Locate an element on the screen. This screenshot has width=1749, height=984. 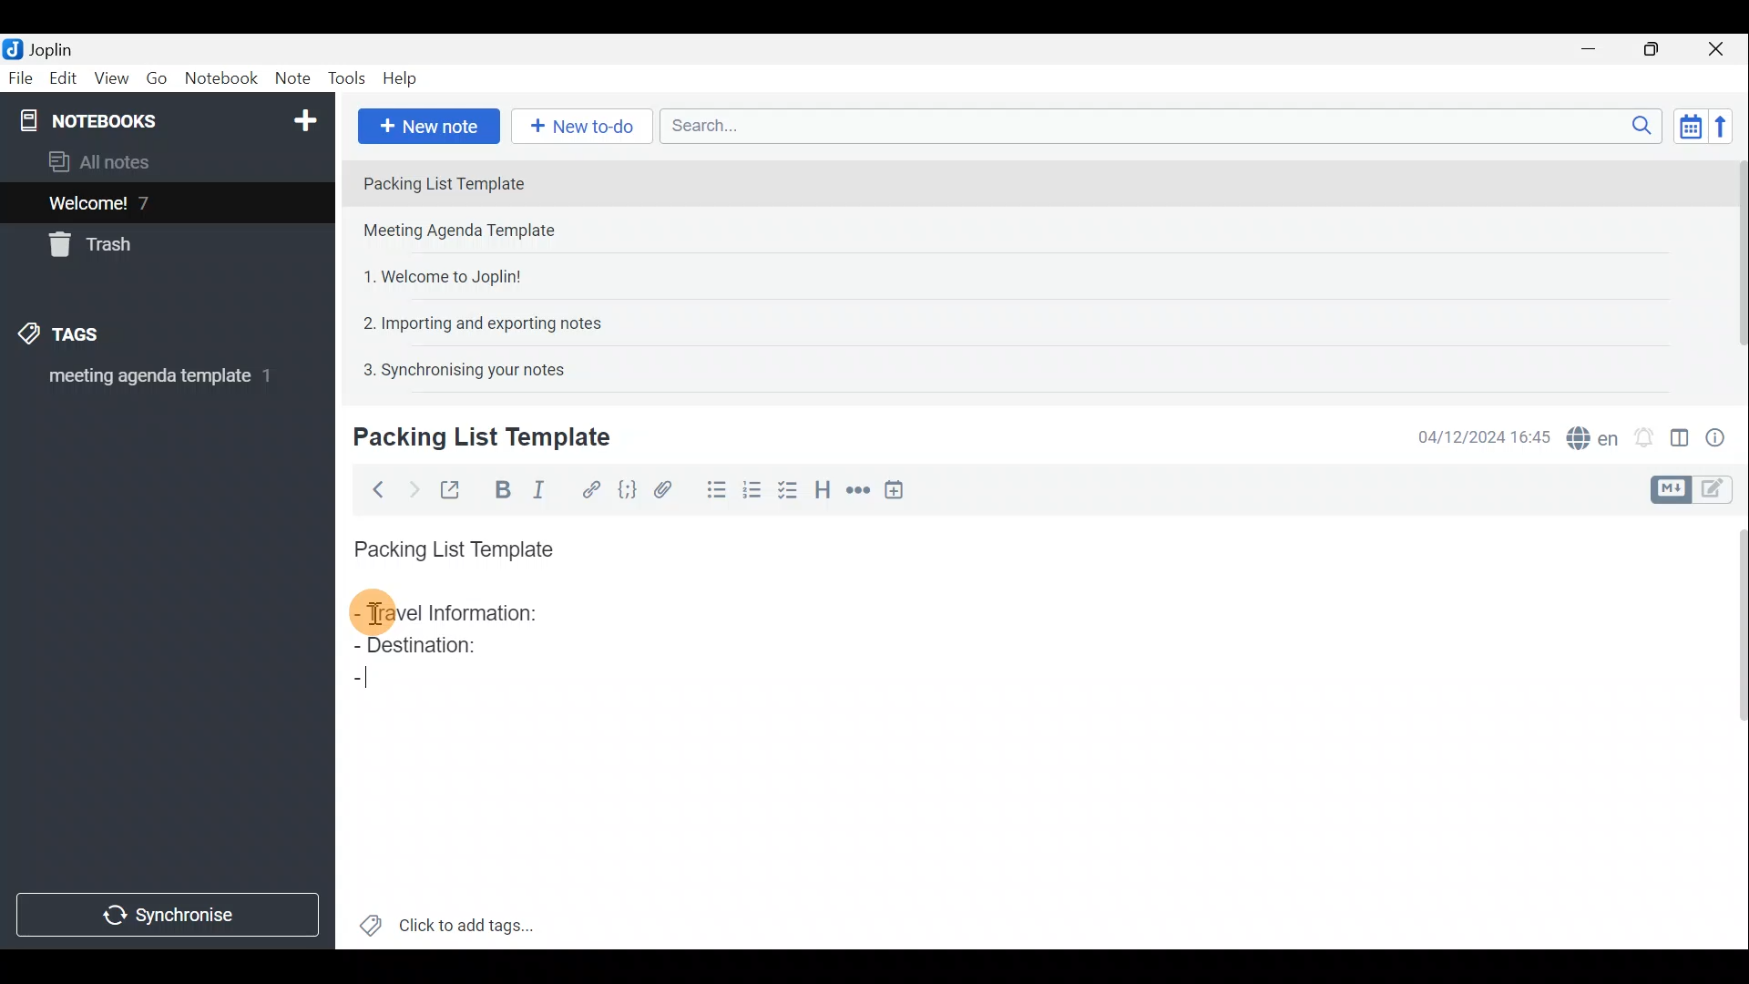
Synchronise is located at coordinates (170, 917).